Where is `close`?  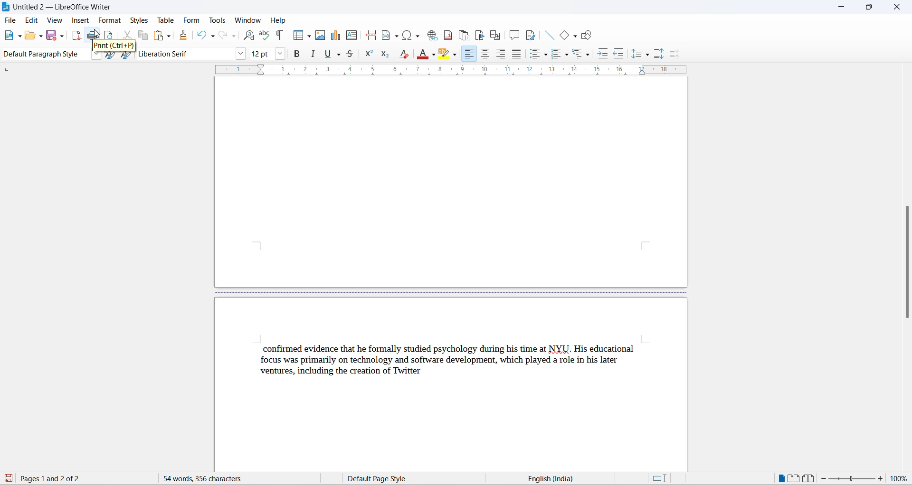
close is located at coordinates (897, 6).